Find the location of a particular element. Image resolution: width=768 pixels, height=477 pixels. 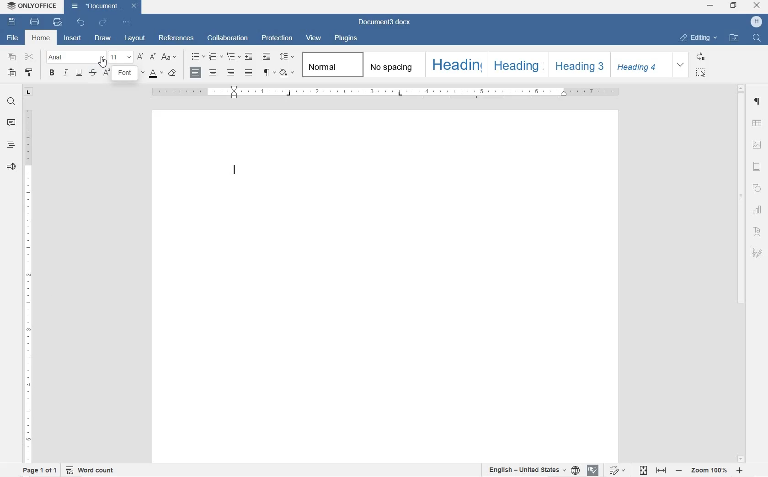

UNDO is located at coordinates (80, 23).